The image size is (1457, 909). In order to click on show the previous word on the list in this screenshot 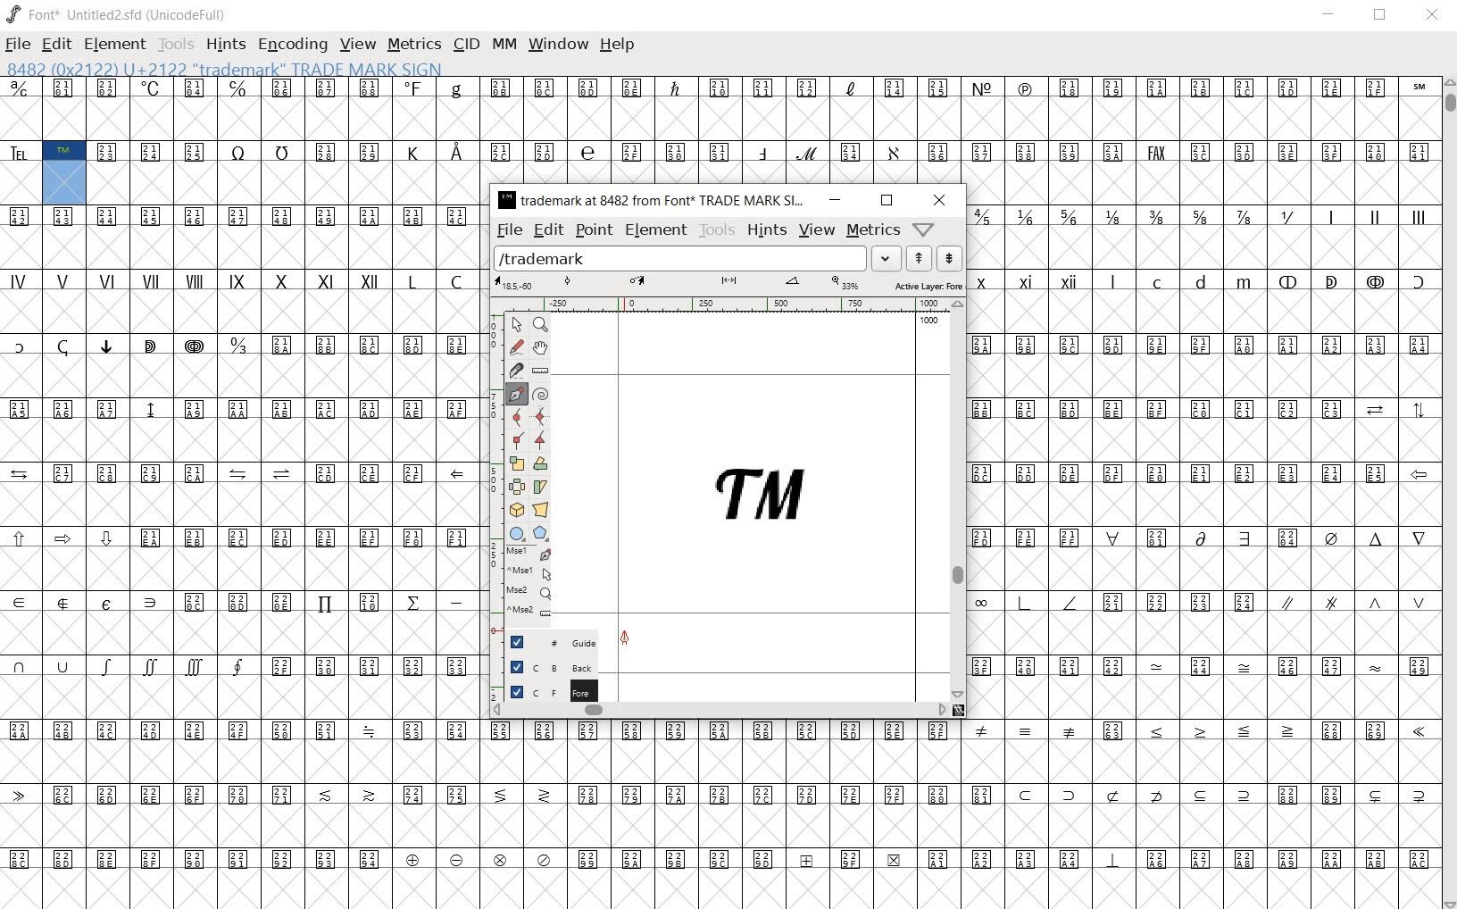, I will do `click(948, 258)`.